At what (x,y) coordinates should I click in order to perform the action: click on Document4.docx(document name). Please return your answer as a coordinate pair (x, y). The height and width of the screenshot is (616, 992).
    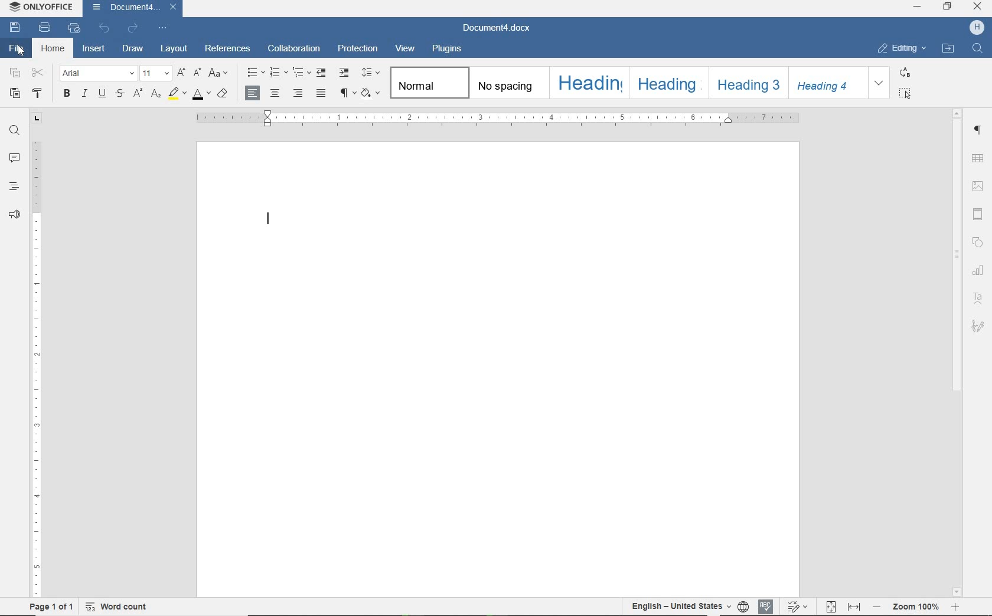
    Looking at the image, I should click on (499, 28).